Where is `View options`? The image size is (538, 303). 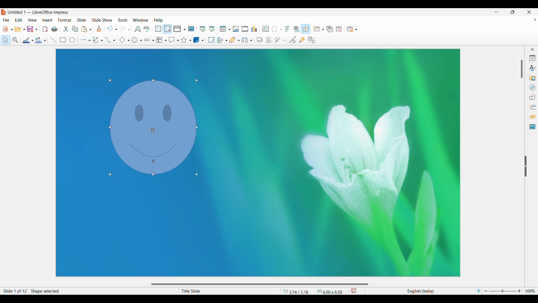
View options is located at coordinates (184, 30).